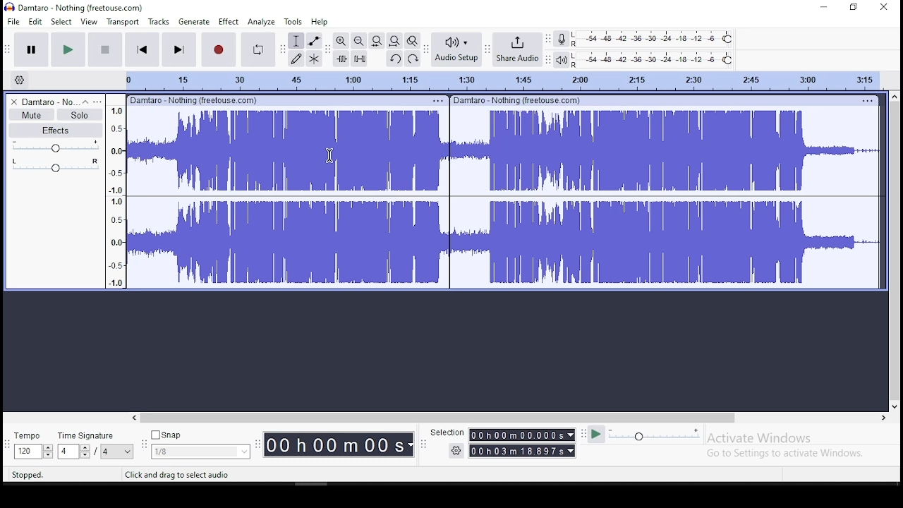 Image resolution: width=903 pixels, height=508 pixels. Describe the element at coordinates (359, 59) in the screenshot. I see `silence audio selection` at that location.